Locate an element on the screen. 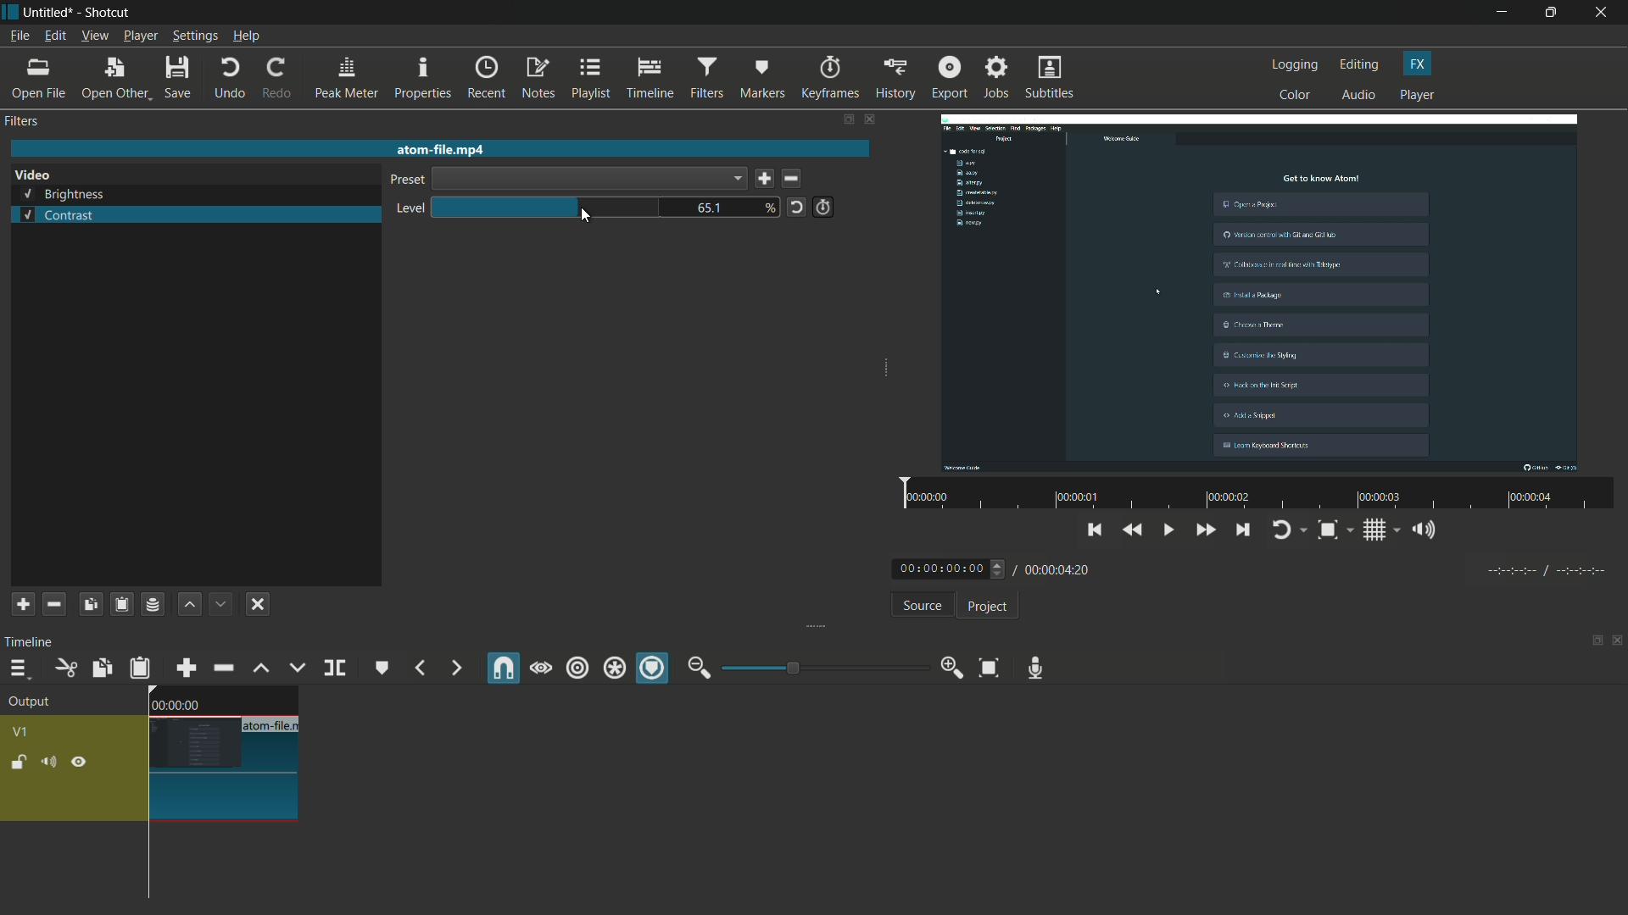  cursor is located at coordinates (586, 217).